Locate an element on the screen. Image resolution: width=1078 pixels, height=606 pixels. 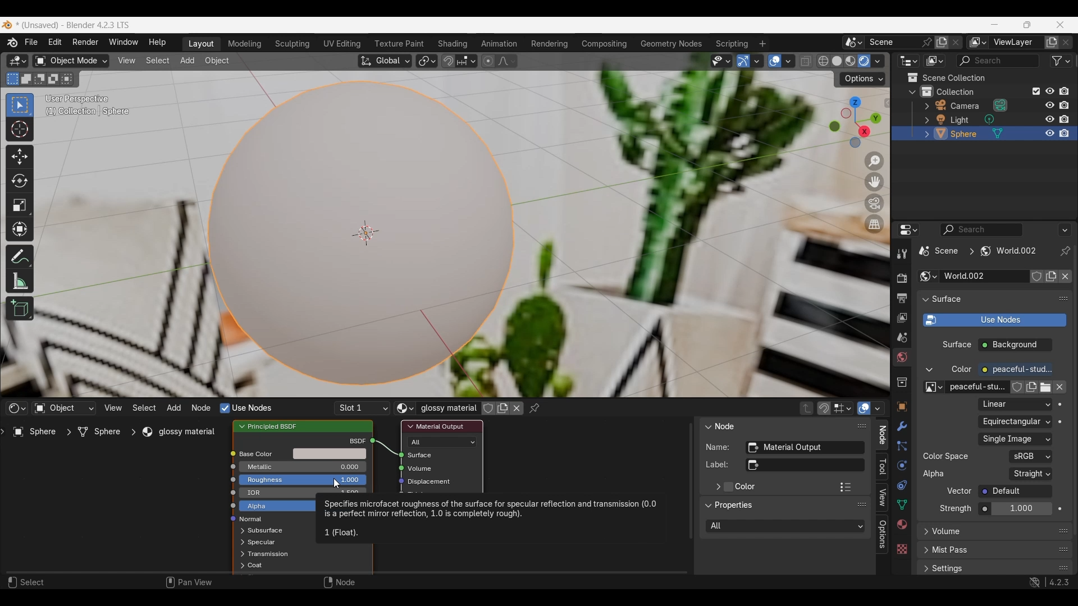
Viewport shading: solid is located at coordinates (837, 61).